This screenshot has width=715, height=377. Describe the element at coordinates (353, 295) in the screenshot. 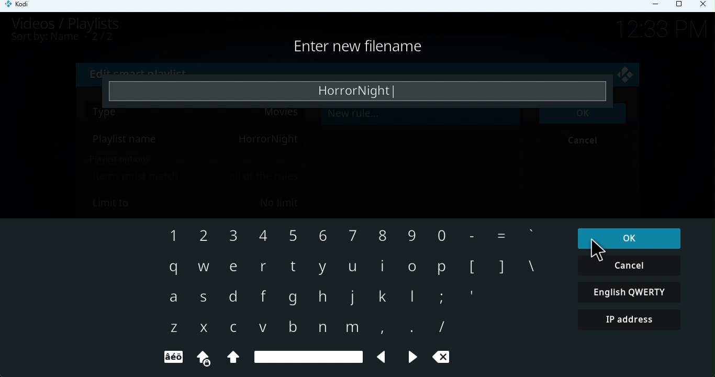

I see `Keyboard` at that location.